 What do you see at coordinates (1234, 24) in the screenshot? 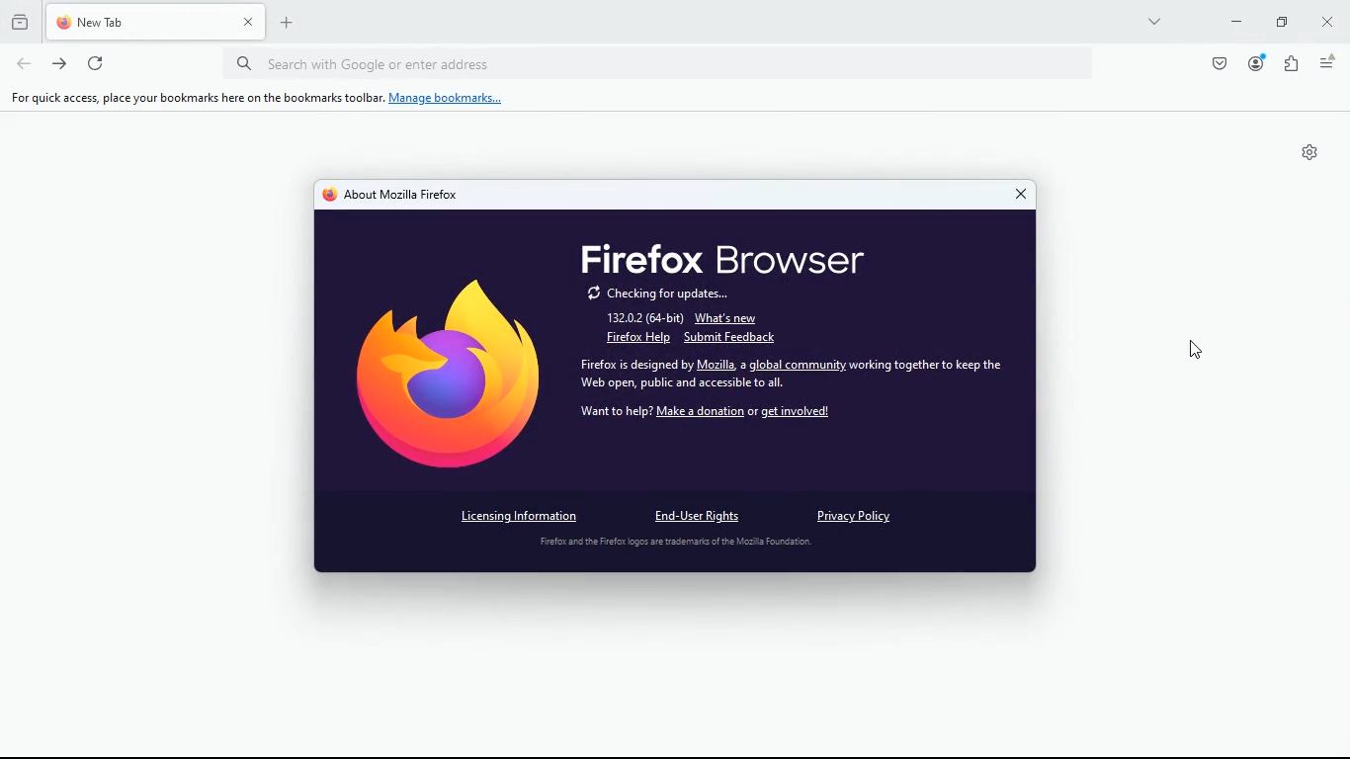
I see `minimize` at bounding box center [1234, 24].